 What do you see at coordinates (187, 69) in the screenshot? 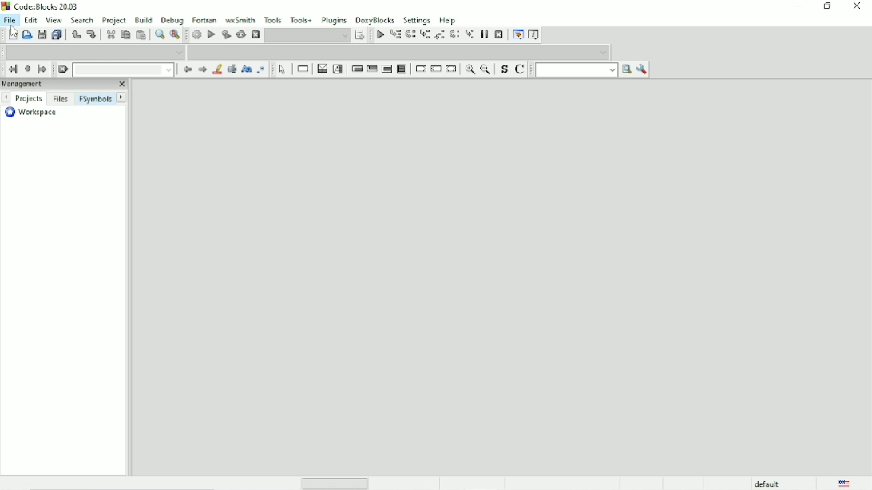
I see `Prev` at bounding box center [187, 69].